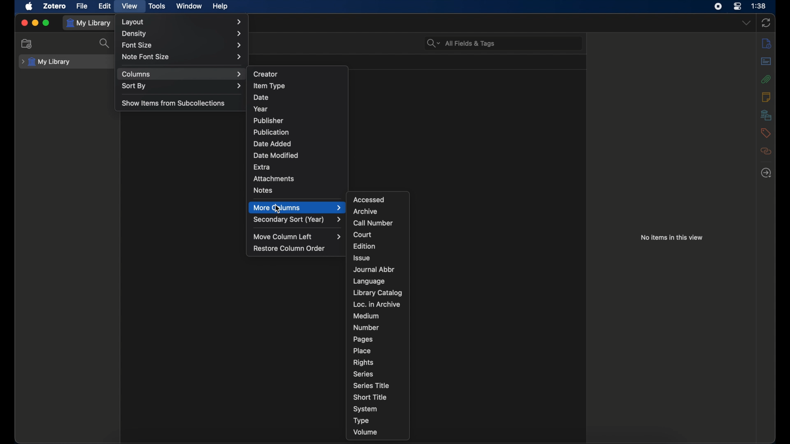  I want to click on font size, so click(184, 45).